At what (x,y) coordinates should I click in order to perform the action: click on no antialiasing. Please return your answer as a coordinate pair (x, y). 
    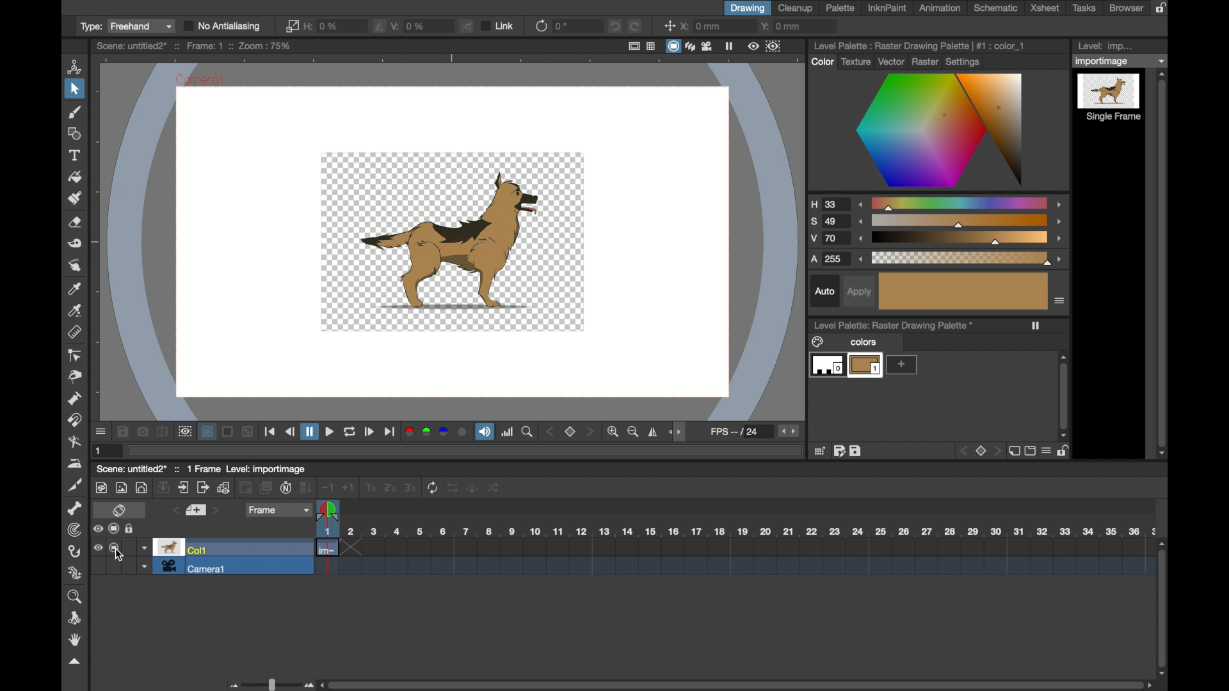
    Looking at the image, I should click on (223, 26).